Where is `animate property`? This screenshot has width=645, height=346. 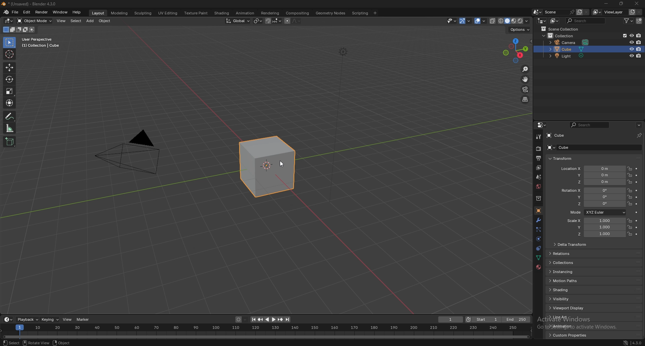 animate property is located at coordinates (637, 197).